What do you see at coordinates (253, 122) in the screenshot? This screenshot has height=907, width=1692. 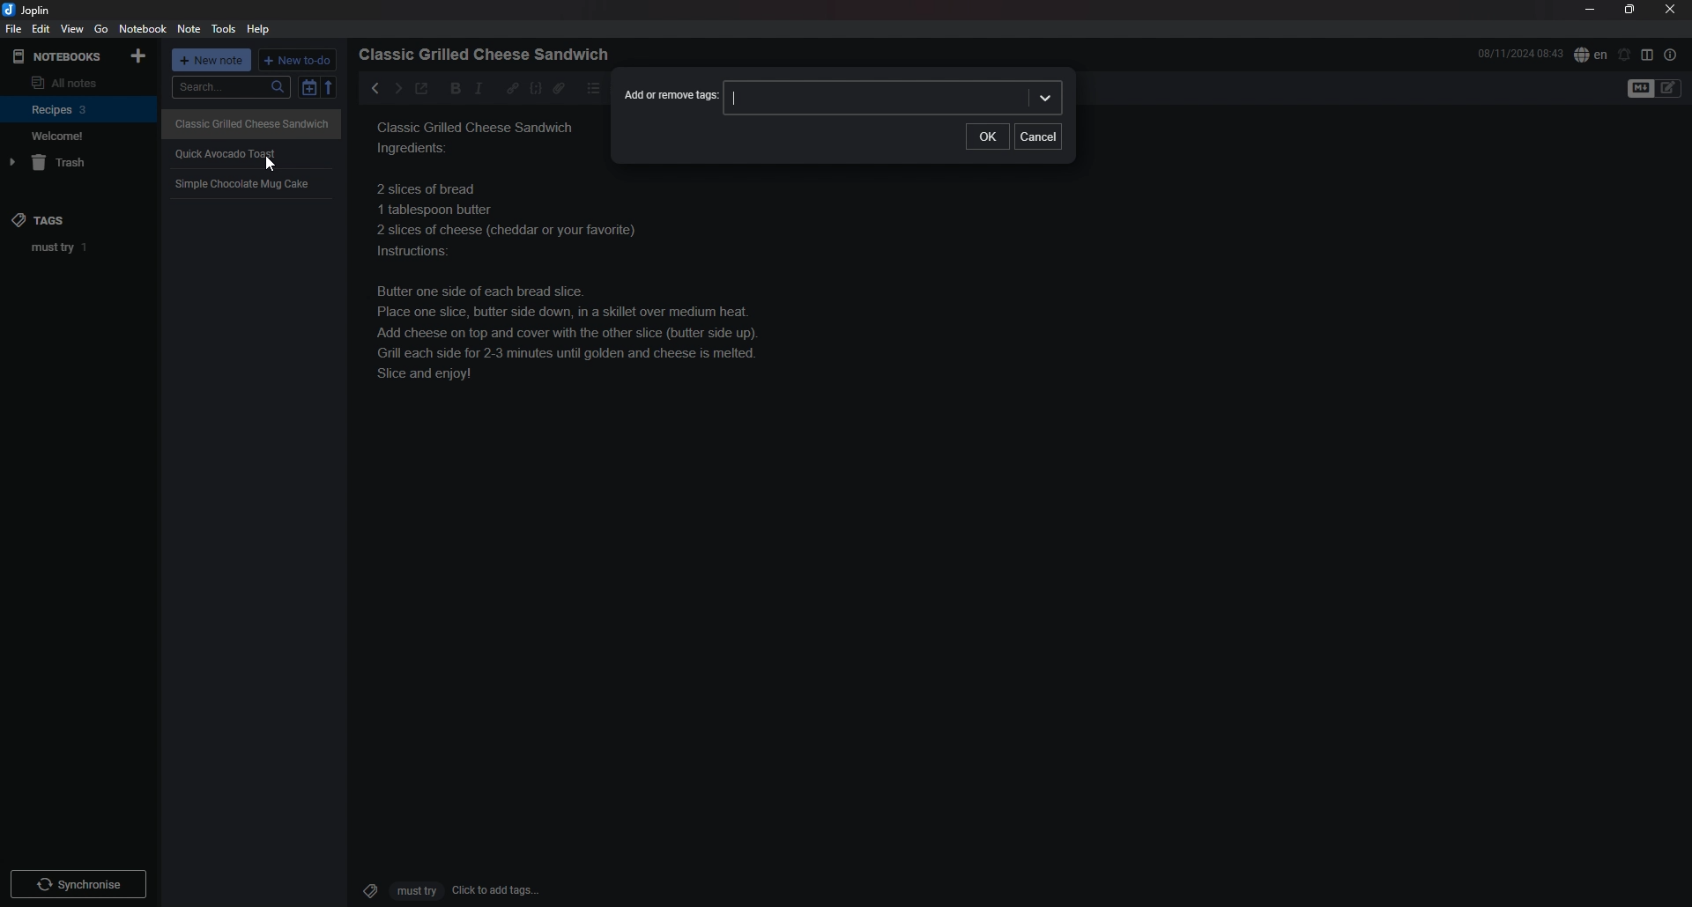 I see `Classic Grilled Cheese Sandwich` at bounding box center [253, 122].